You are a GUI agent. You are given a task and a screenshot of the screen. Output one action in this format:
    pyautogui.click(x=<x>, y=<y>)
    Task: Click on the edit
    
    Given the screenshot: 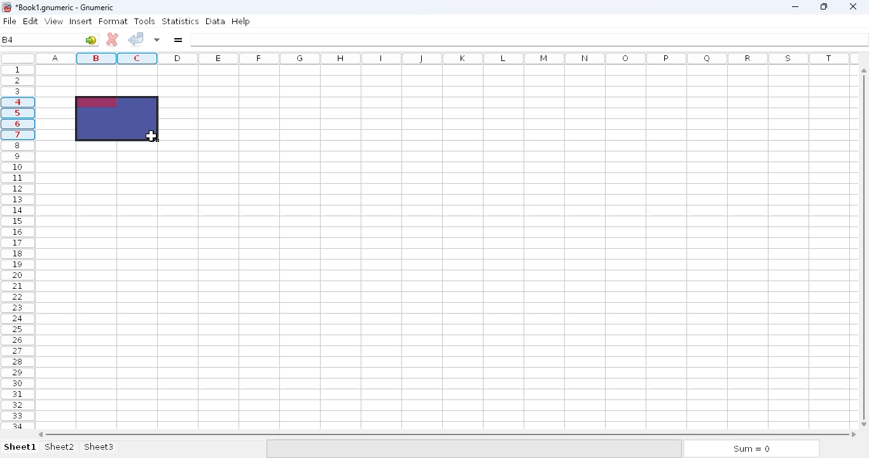 What is the action you would take?
    pyautogui.click(x=31, y=20)
    